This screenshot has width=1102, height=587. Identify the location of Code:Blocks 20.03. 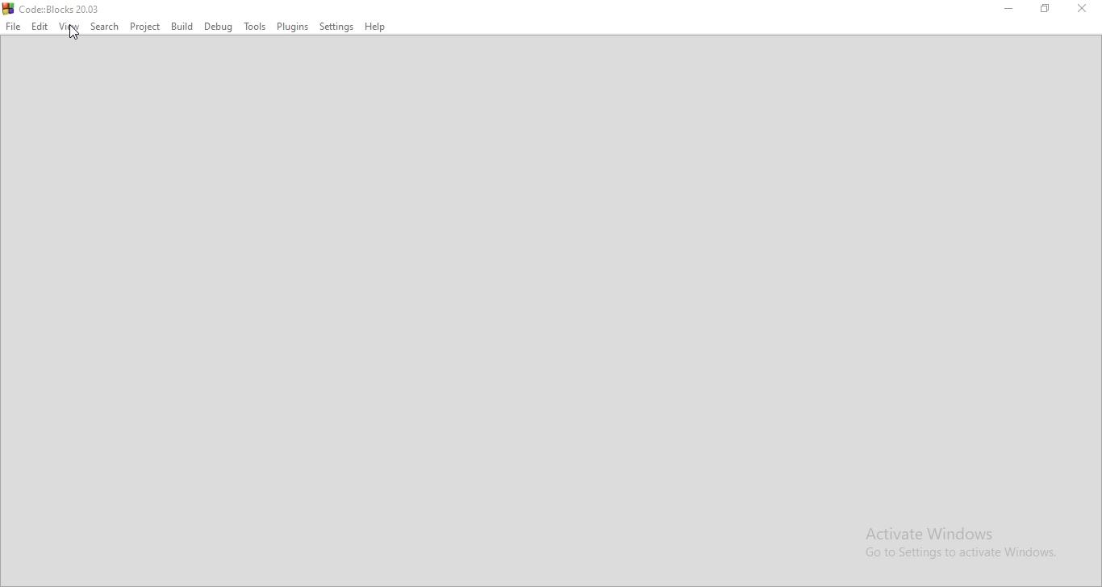
(59, 10).